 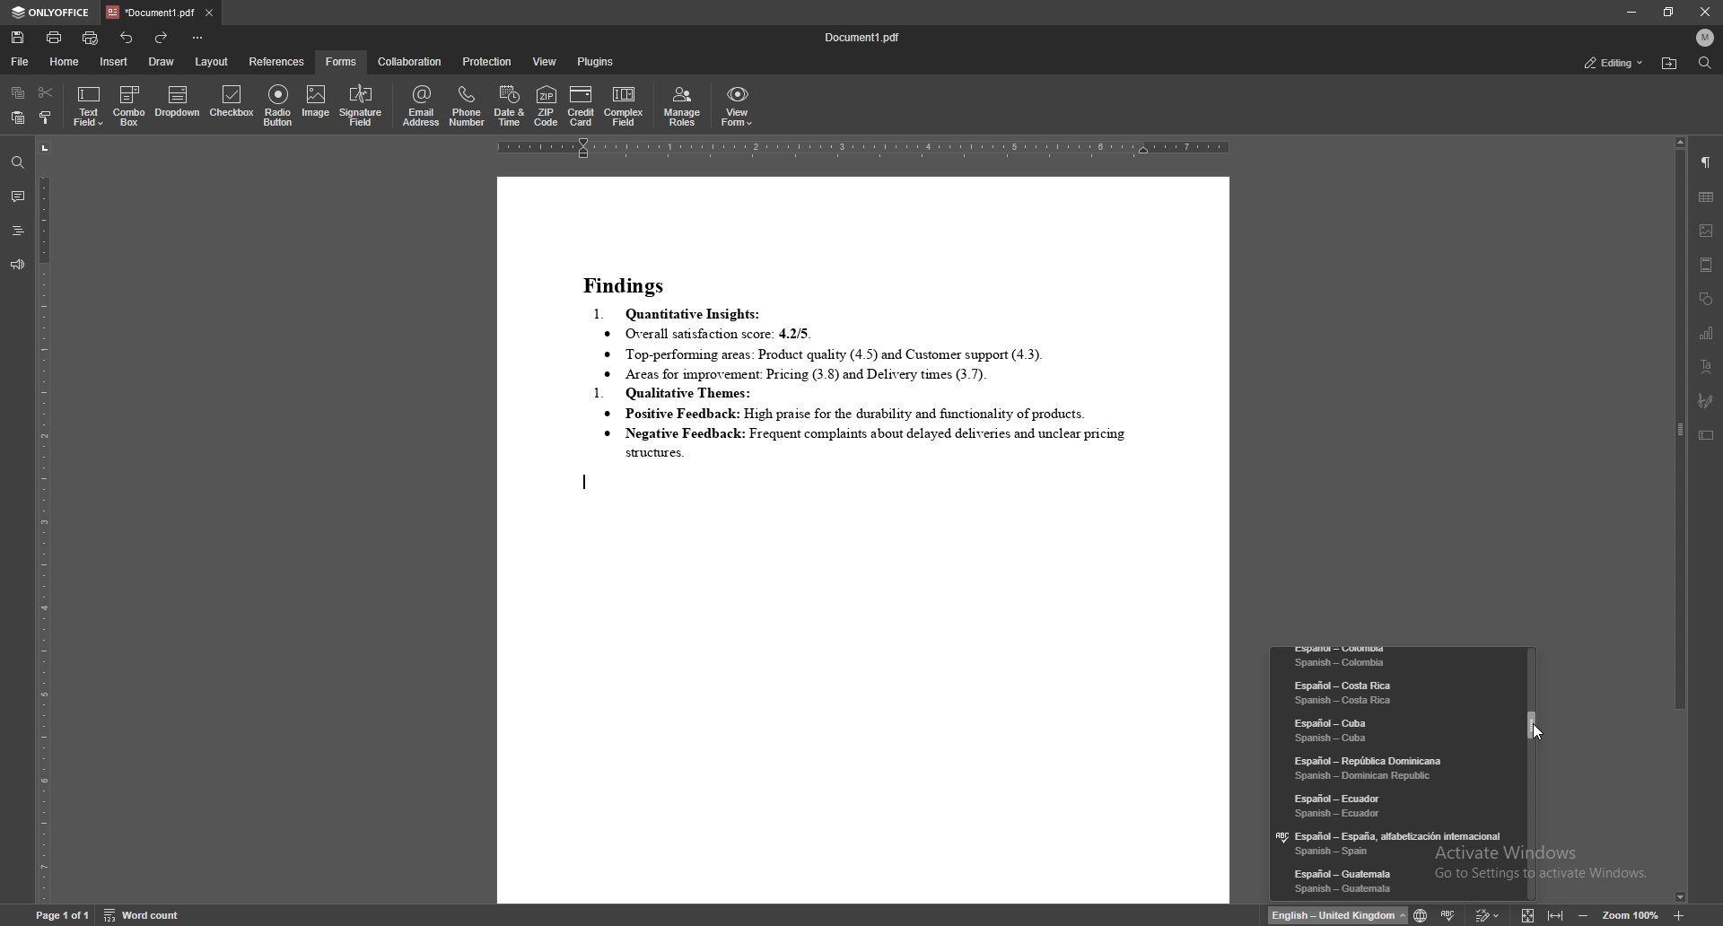 What do you see at coordinates (316, 107) in the screenshot?
I see `image` at bounding box center [316, 107].